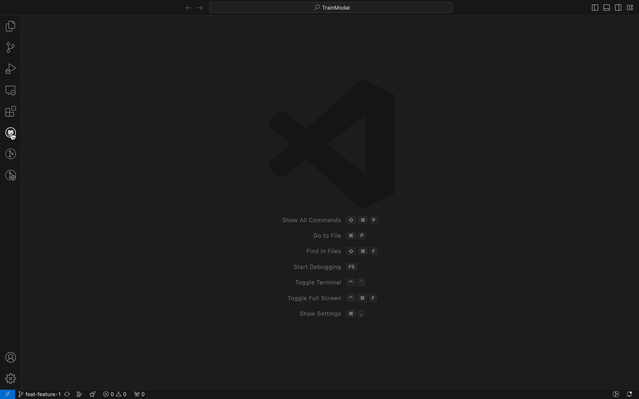 The image size is (639, 399). Describe the element at coordinates (631, 394) in the screenshot. I see `notificatons` at that location.